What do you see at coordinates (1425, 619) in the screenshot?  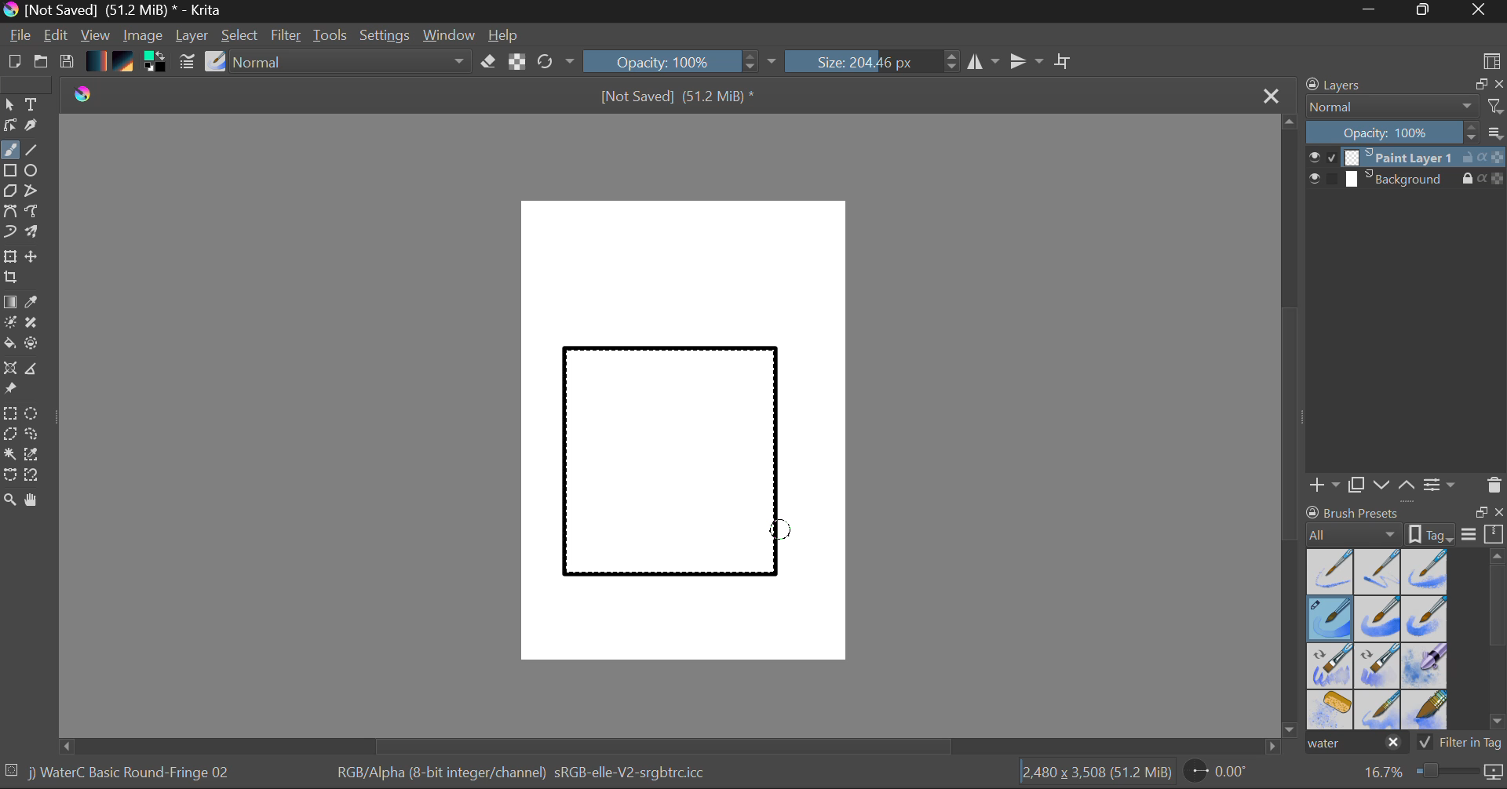 I see `Water C - Grunge` at bounding box center [1425, 619].